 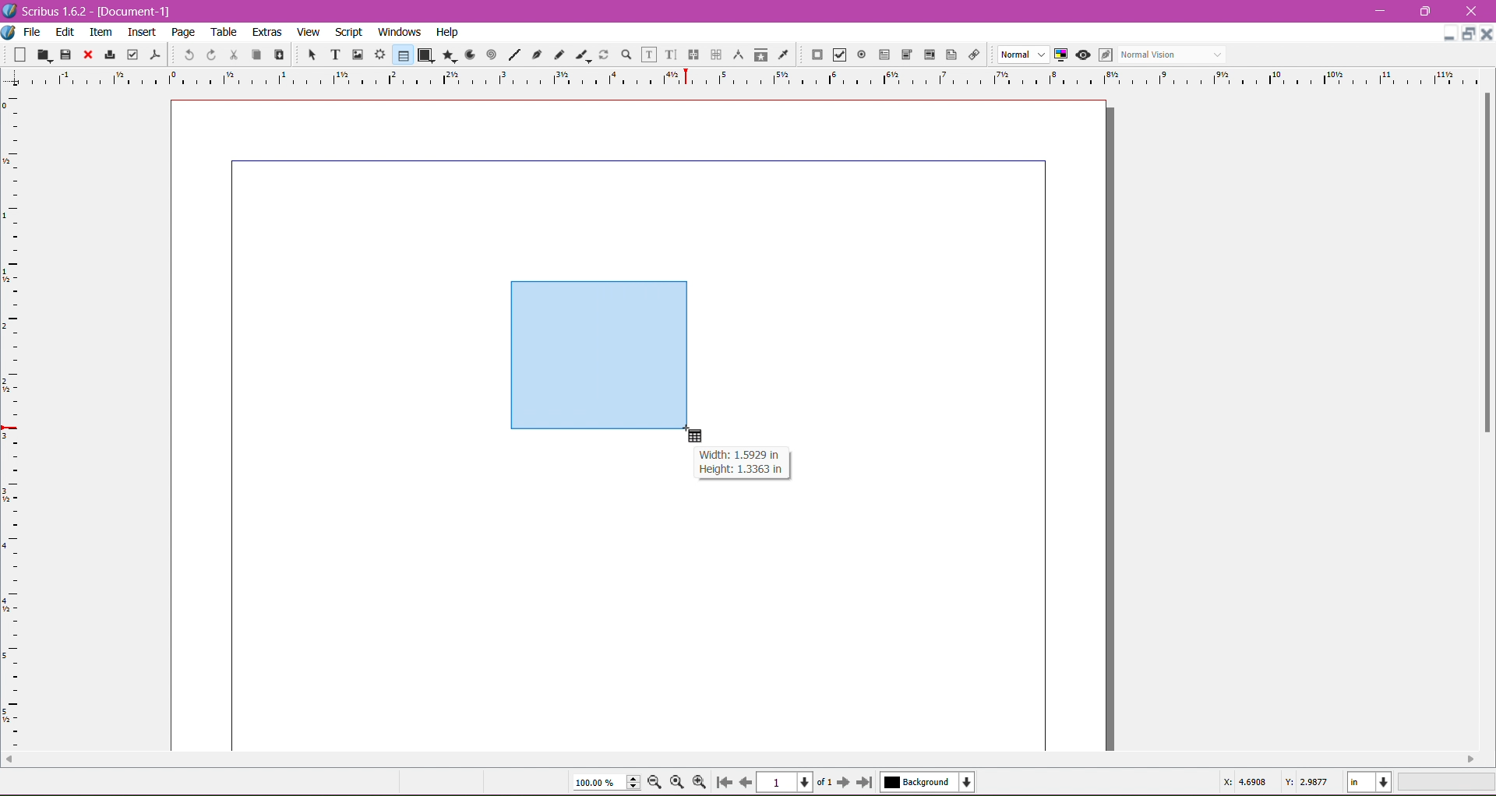 What do you see at coordinates (1449, 32) in the screenshot?
I see `Minimize` at bounding box center [1449, 32].